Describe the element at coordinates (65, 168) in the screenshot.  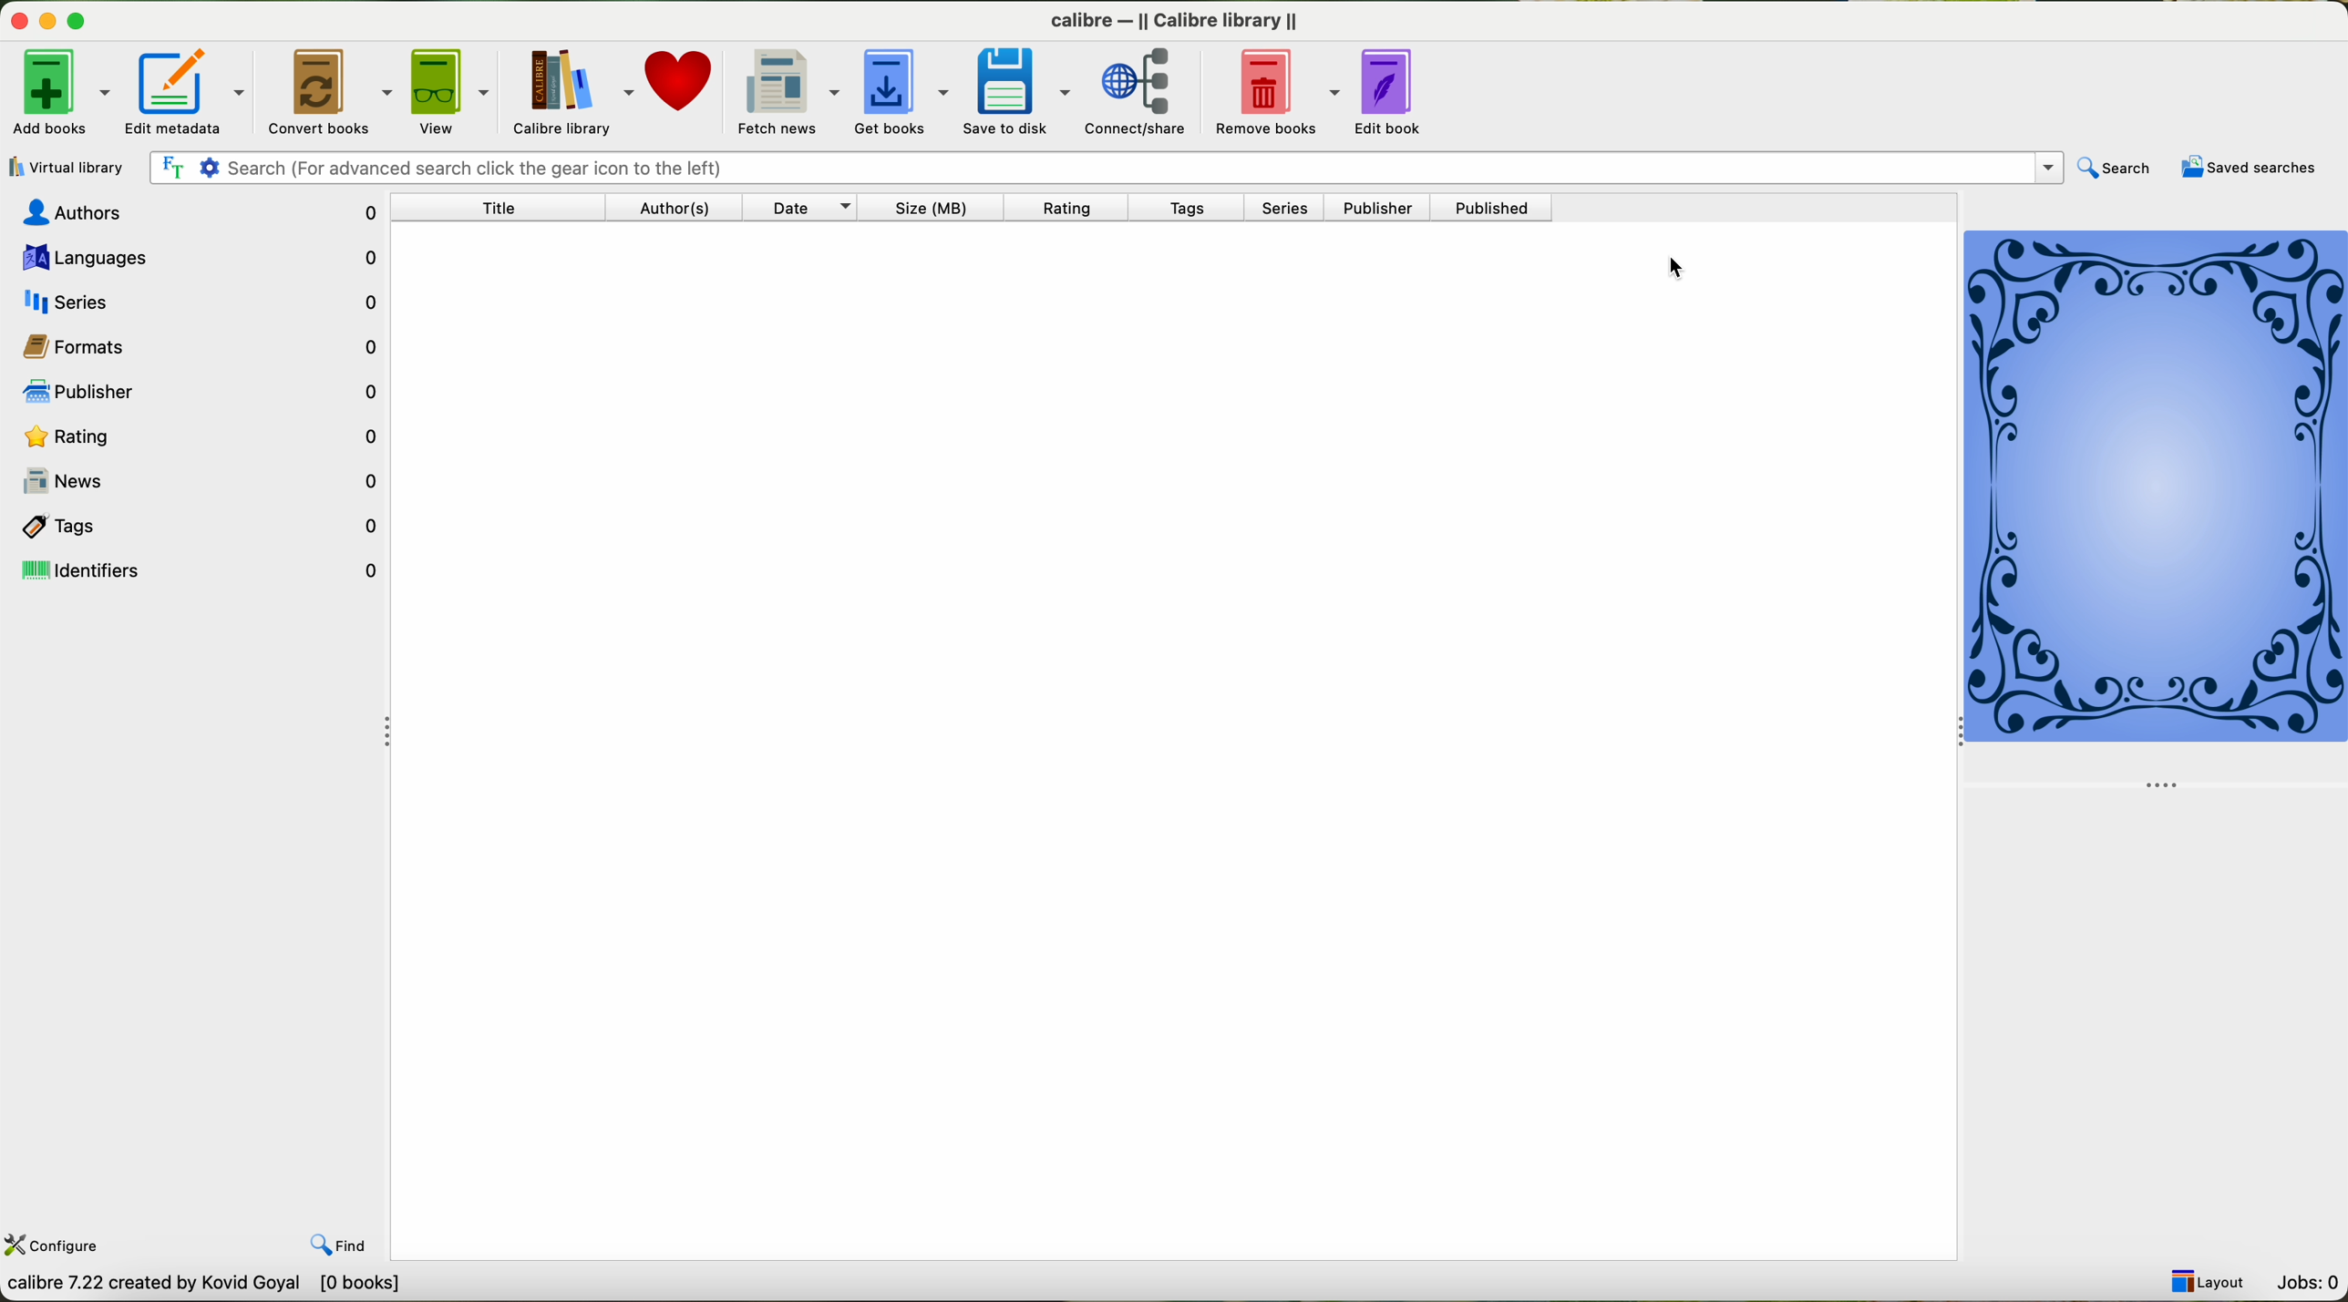
I see `virtual library` at that location.